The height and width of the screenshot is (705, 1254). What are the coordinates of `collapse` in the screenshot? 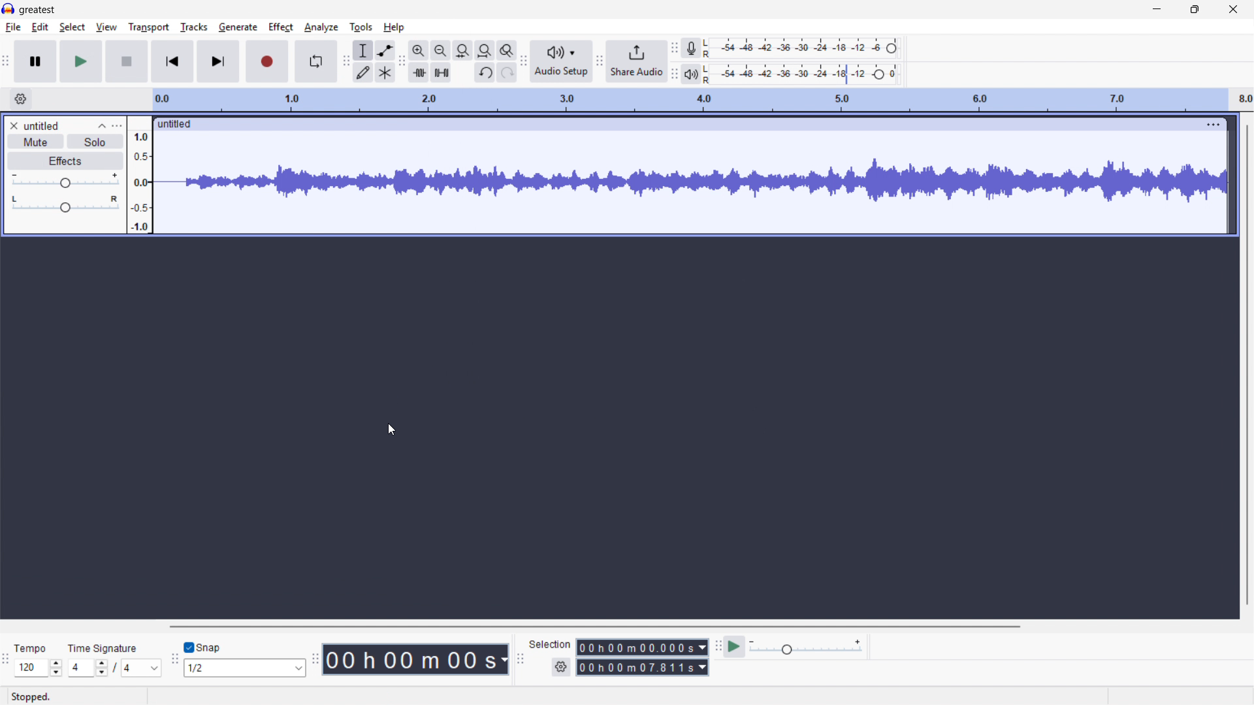 It's located at (102, 125).